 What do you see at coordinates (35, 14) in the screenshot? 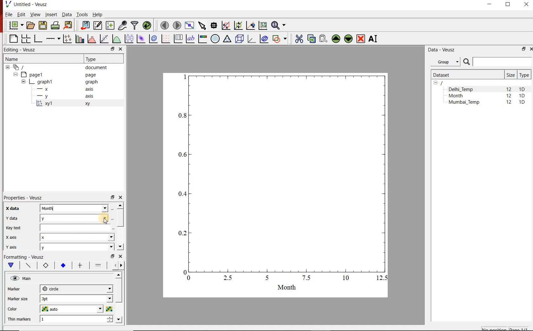
I see `View` at bounding box center [35, 14].